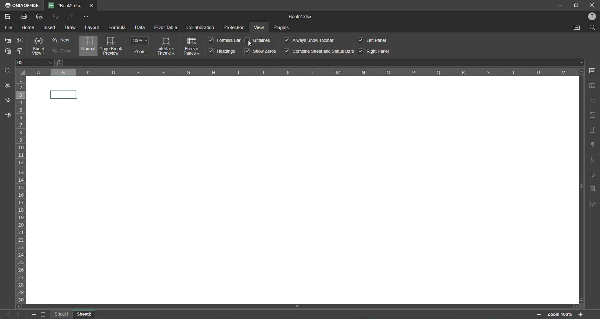 The width and height of the screenshot is (600, 319). I want to click on view, so click(260, 28).